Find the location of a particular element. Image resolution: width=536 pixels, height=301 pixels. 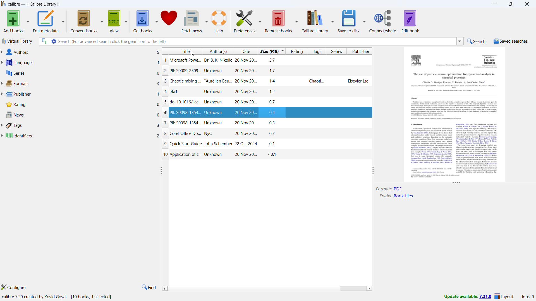

1 is located at coordinates (165, 60).